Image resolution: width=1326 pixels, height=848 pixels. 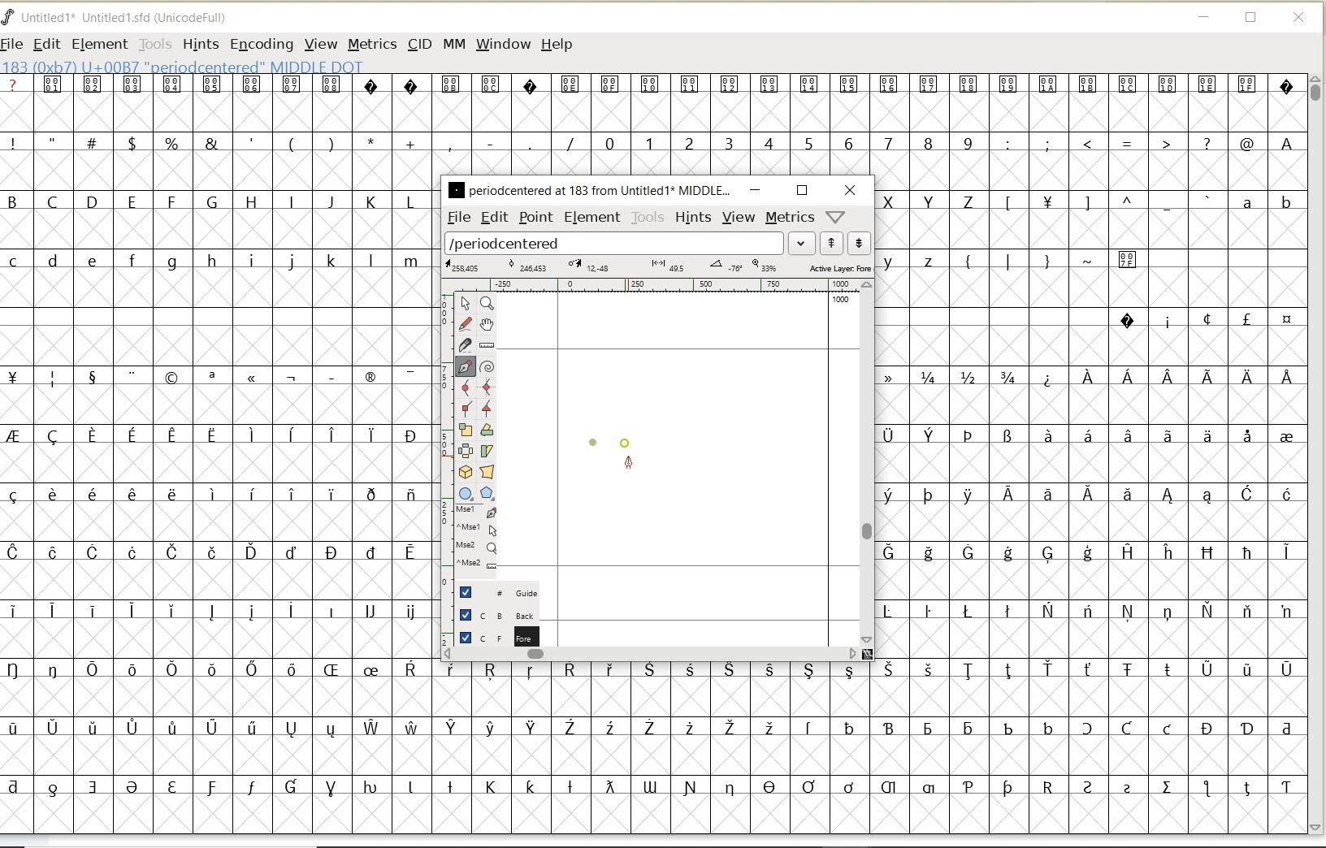 What do you see at coordinates (802, 242) in the screenshot?
I see `expand` at bounding box center [802, 242].